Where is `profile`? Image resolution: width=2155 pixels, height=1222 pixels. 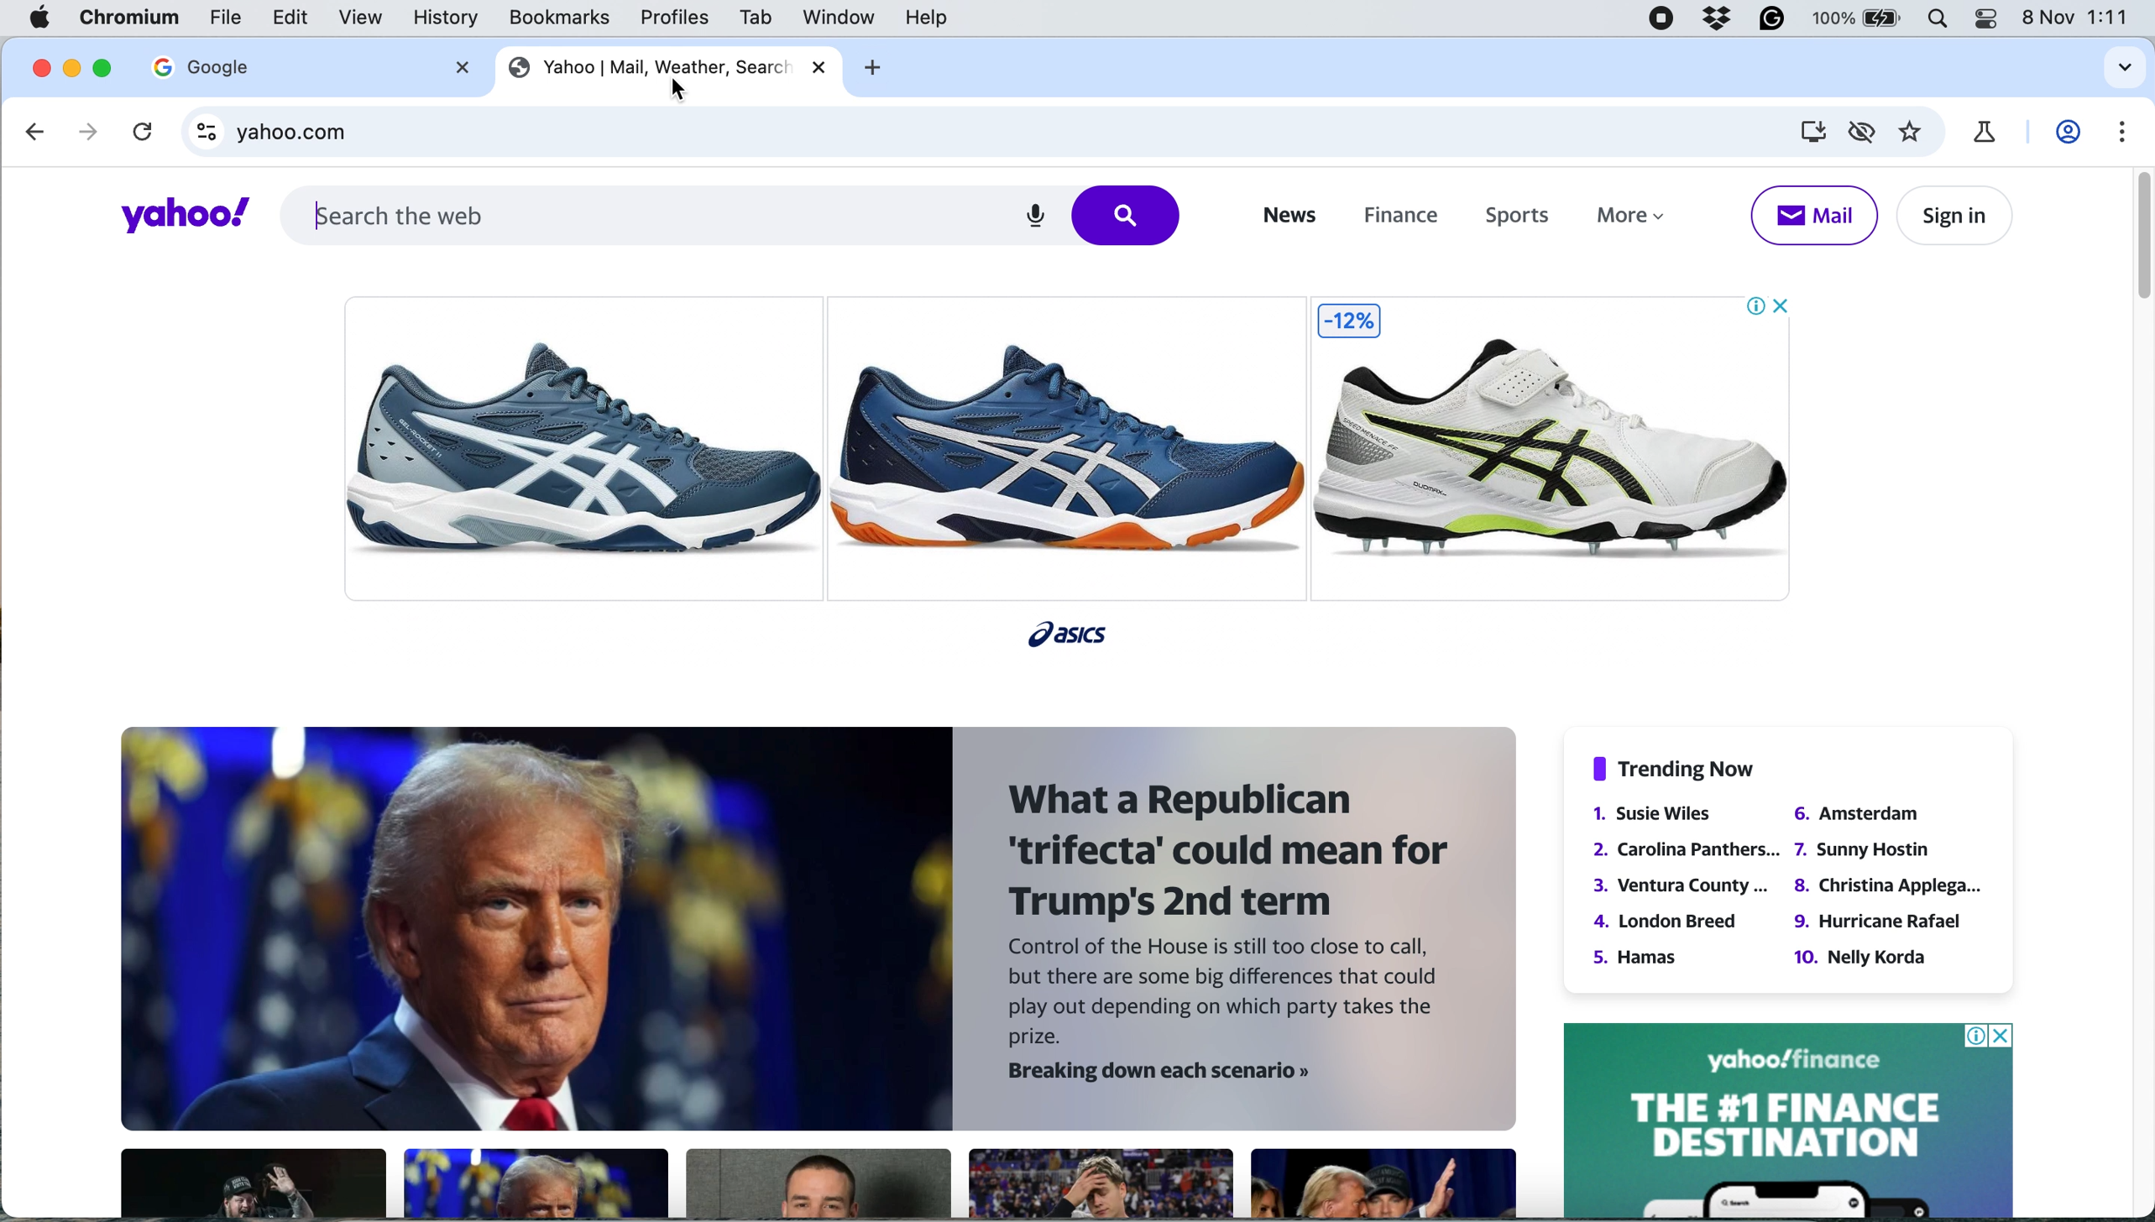 profile is located at coordinates (2071, 133).